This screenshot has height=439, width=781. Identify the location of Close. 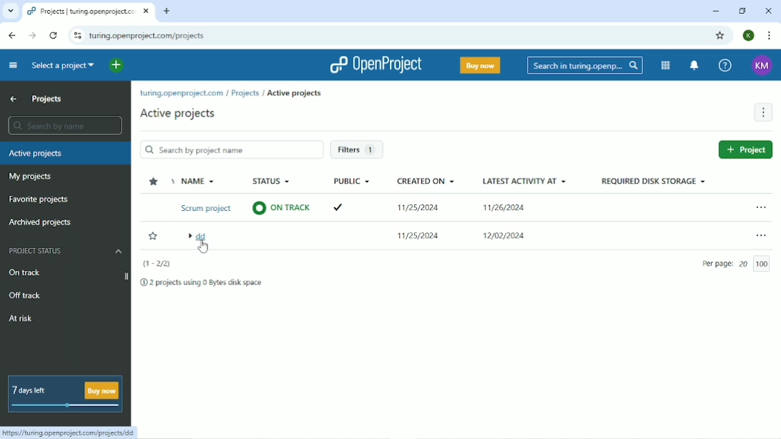
(768, 11).